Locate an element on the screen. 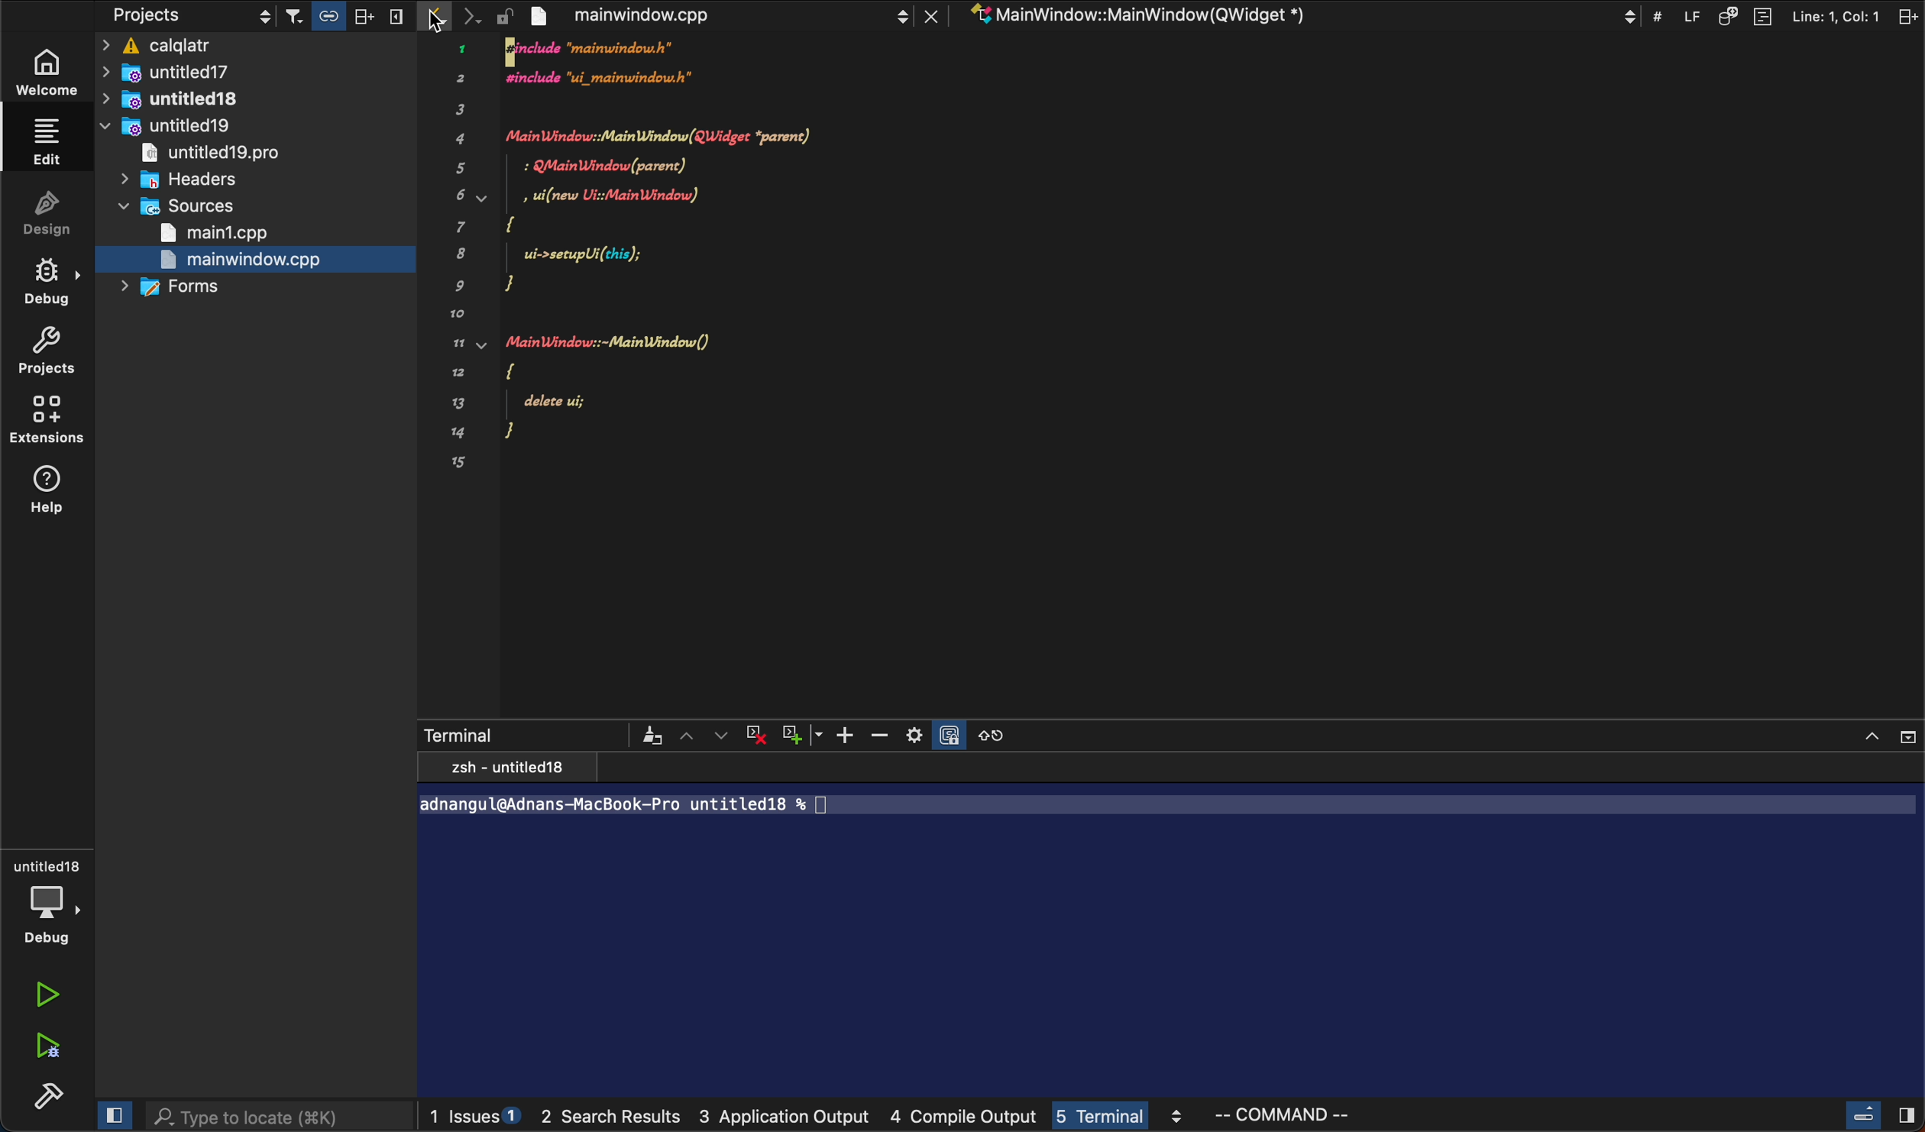 Image resolution: width=1925 pixels, height=1132 pixels. calqlatr is located at coordinates (258, 47).